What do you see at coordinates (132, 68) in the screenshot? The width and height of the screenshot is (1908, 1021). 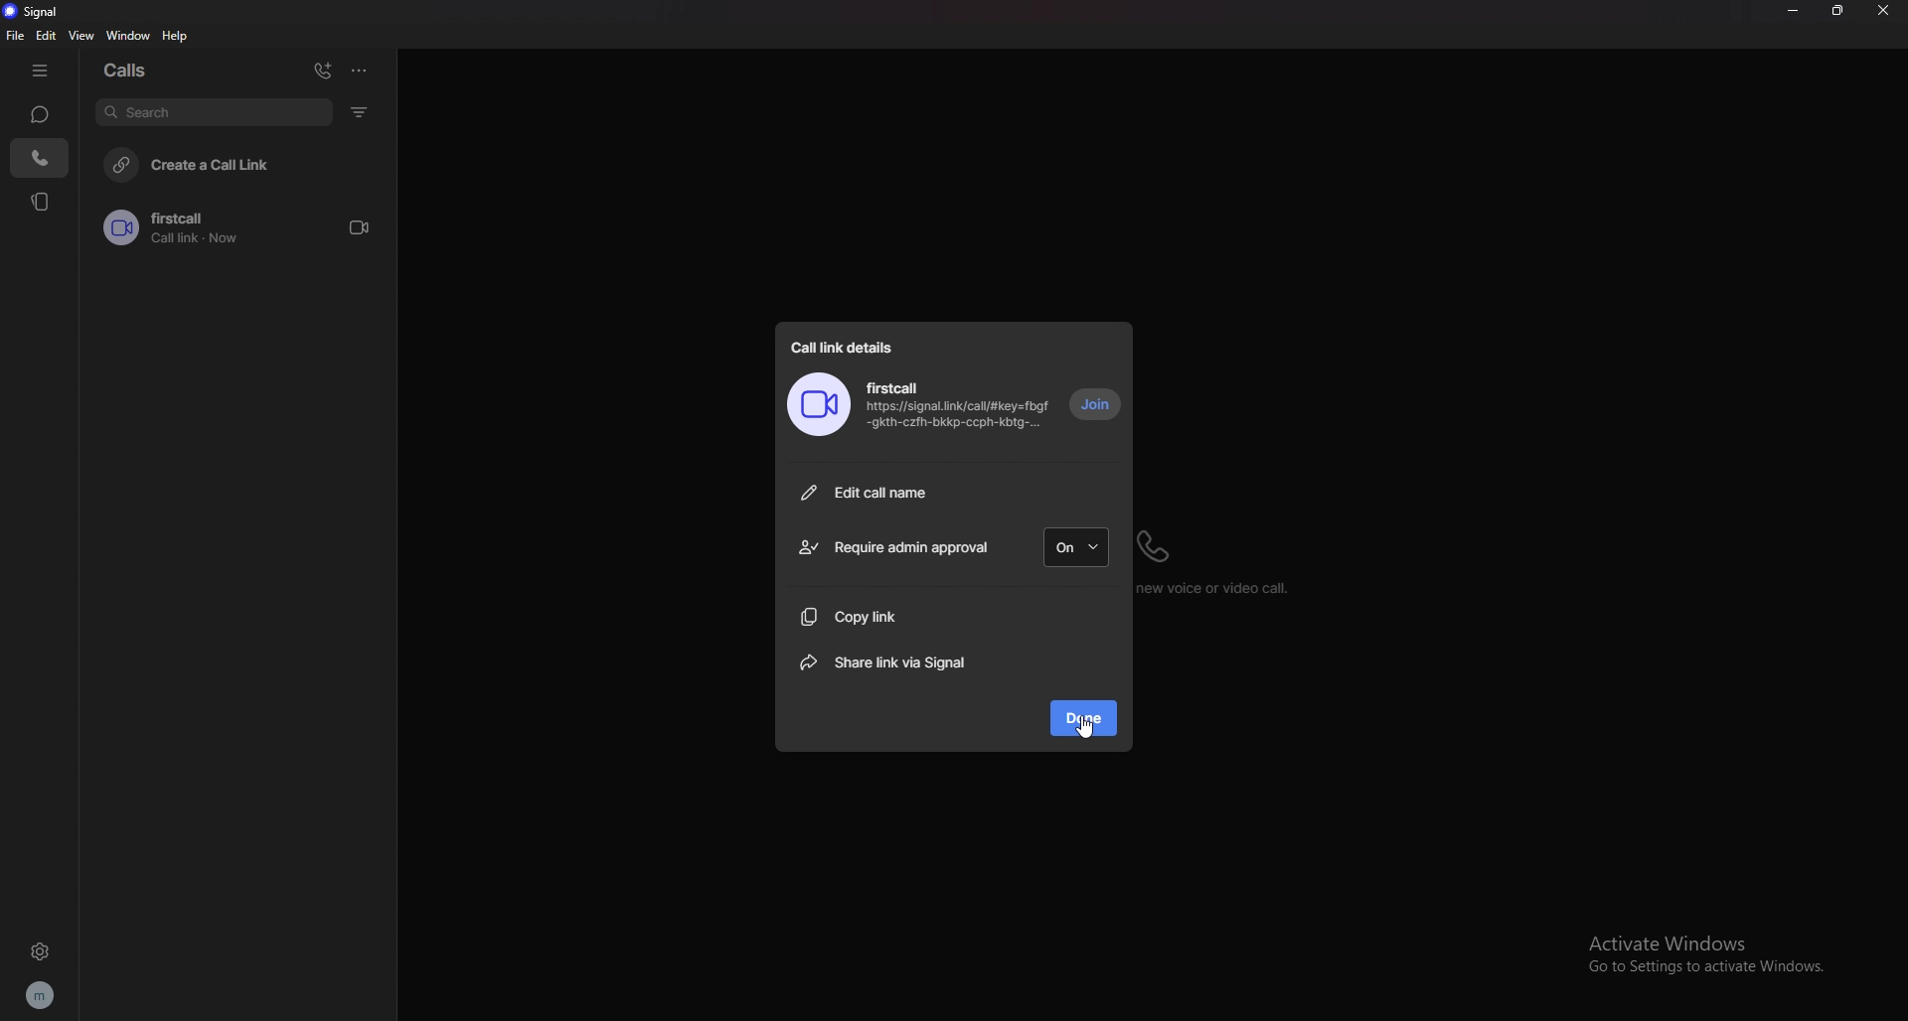 I see `calls` at bounding box center [132, 68].